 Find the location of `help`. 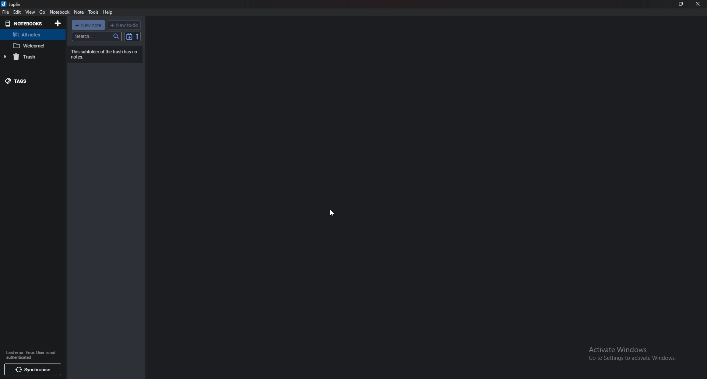

help is located at coordinates (109, 13).